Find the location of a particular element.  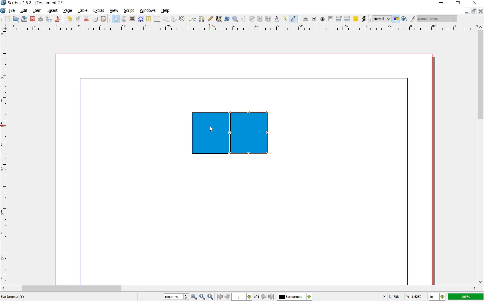

Cursor is located at coordinates (211, 129).